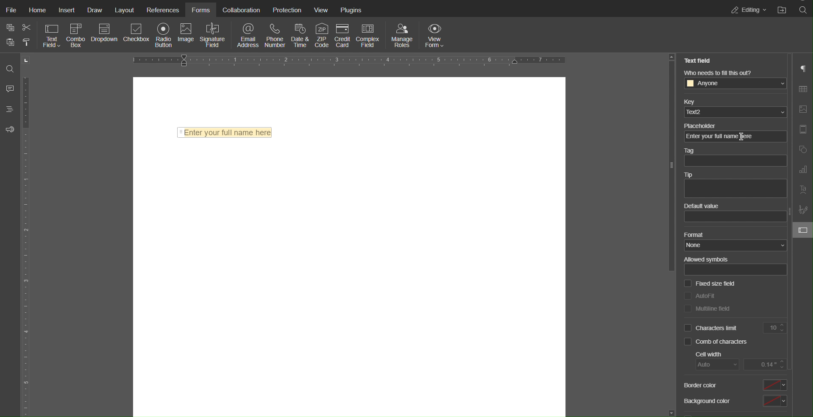  Describe the element at coordinates (402, 35) in the screenshot. I see `Manage Roles` at that location.